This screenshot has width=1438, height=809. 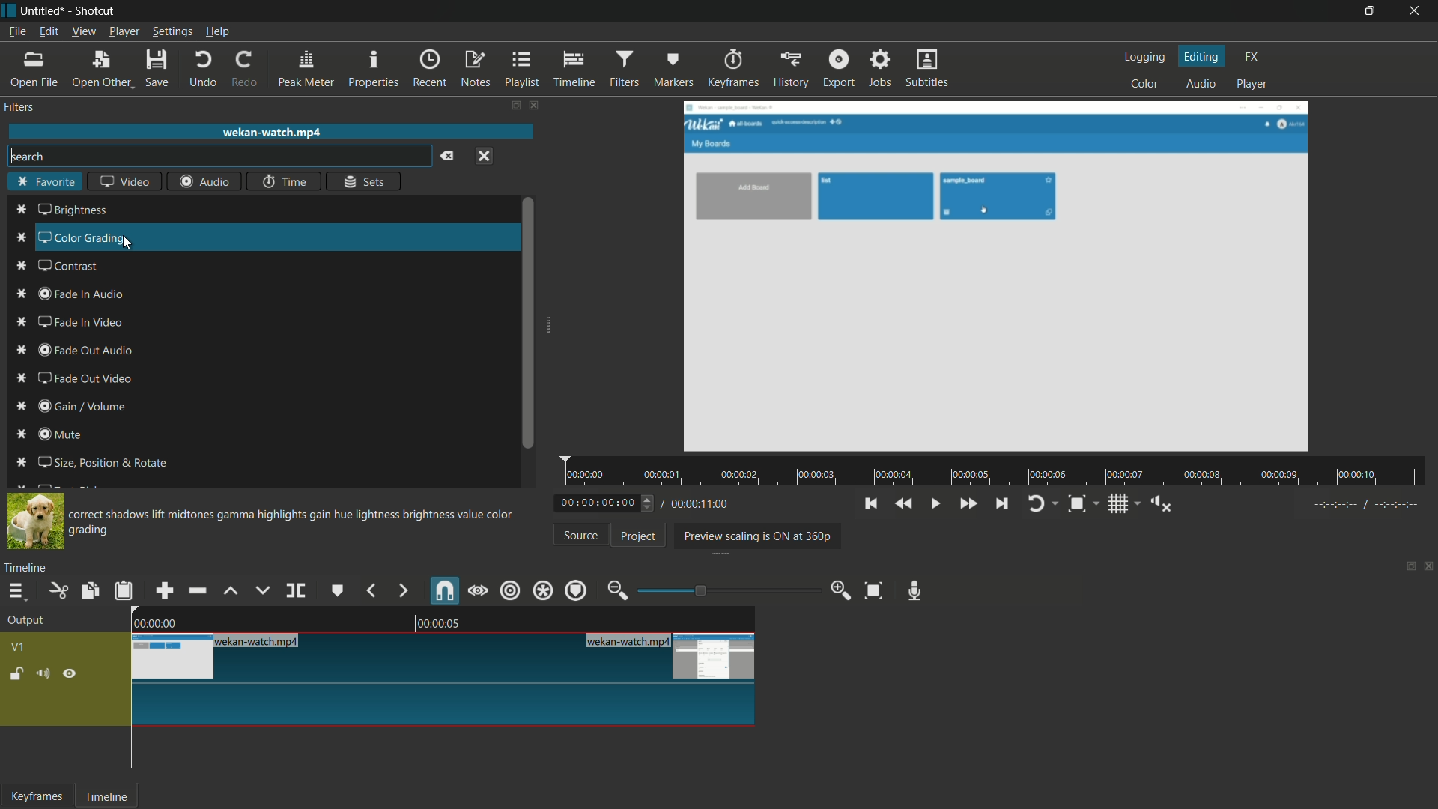 I want to click on preview video, so click(x=998, y=277).